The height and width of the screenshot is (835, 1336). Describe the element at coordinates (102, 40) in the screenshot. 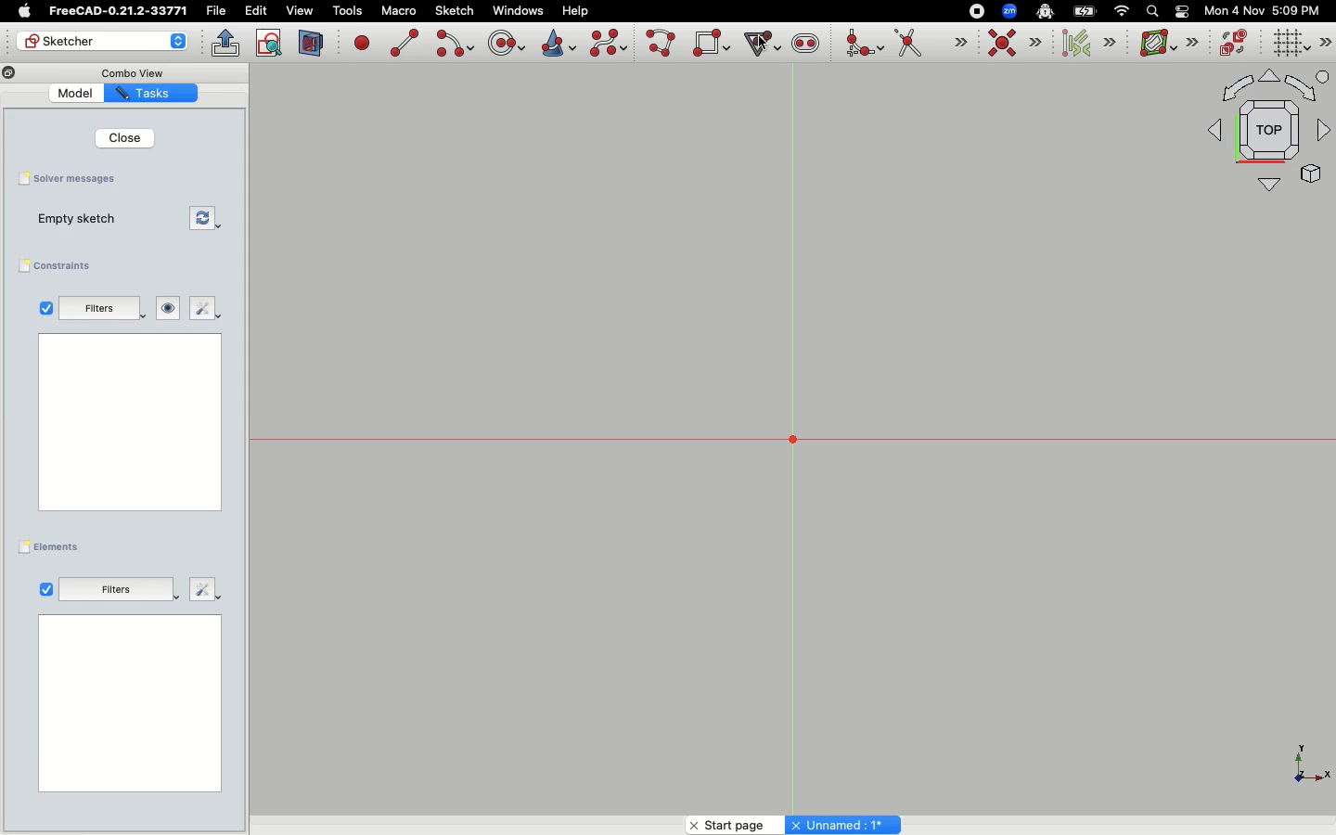

I see `Sketcher` at that location.